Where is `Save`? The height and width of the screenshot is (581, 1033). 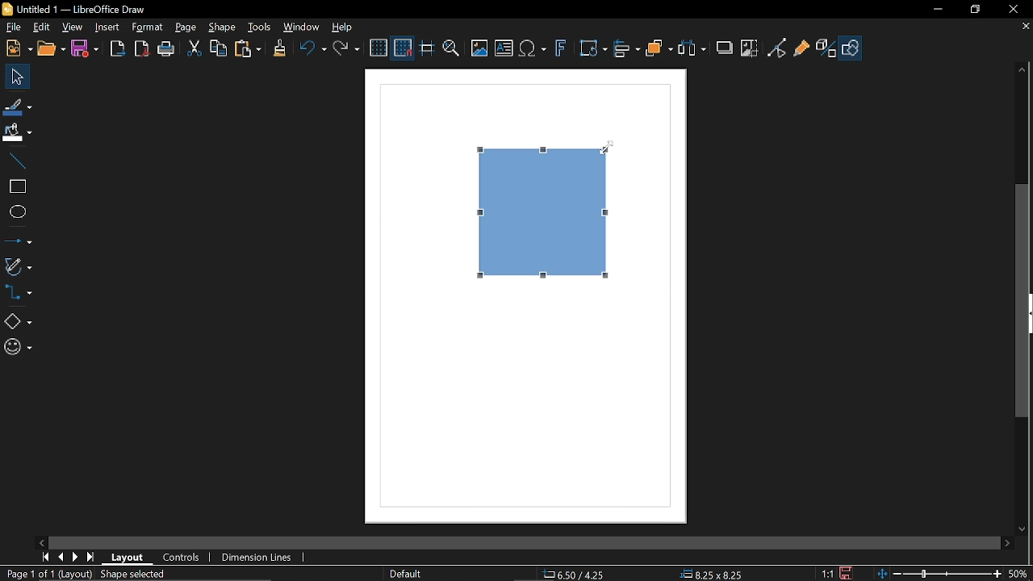
Save is located at coordinates (847, 574).